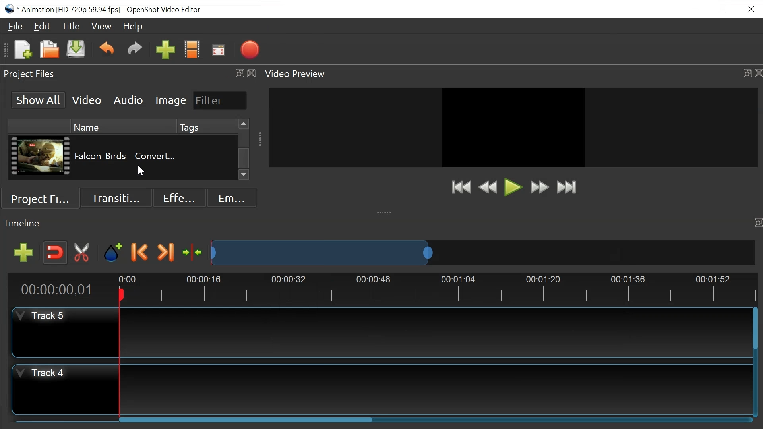  I want to click on OpenShot Desktop Icon, so click(10, 8).